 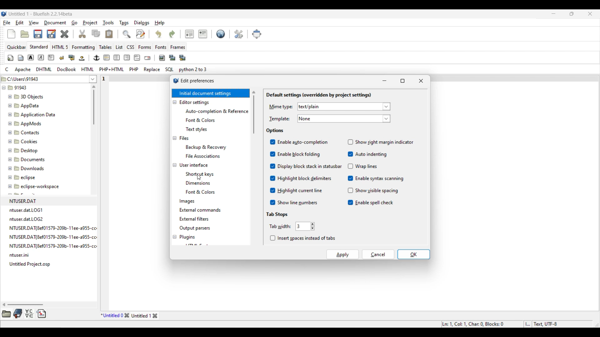 What do you see at coordinates (281, 107) in the screenshot?
I see `Indicates Mime type settings ` at bounding box center [281, 107].